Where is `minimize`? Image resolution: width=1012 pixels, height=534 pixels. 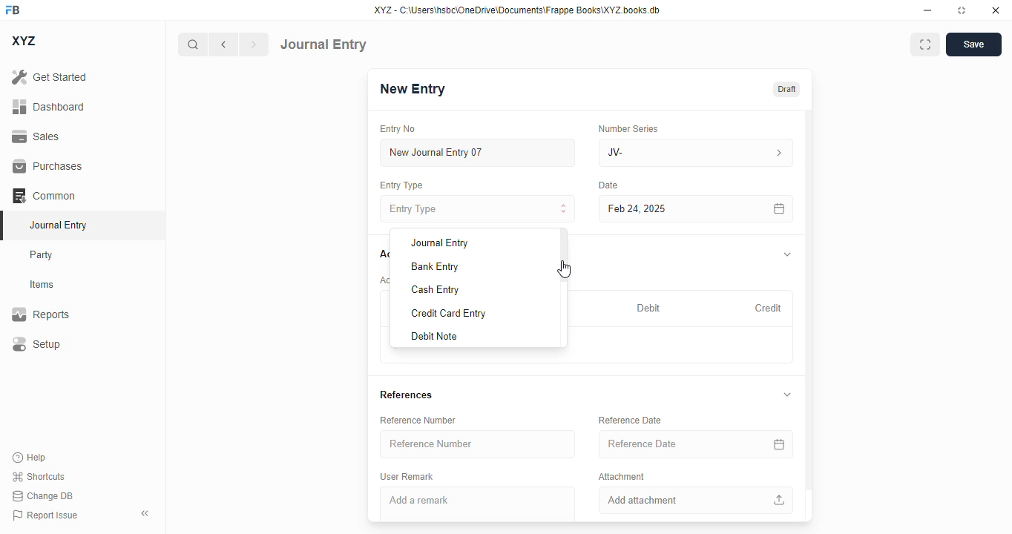
minimize is located at coordinates (928, 10).